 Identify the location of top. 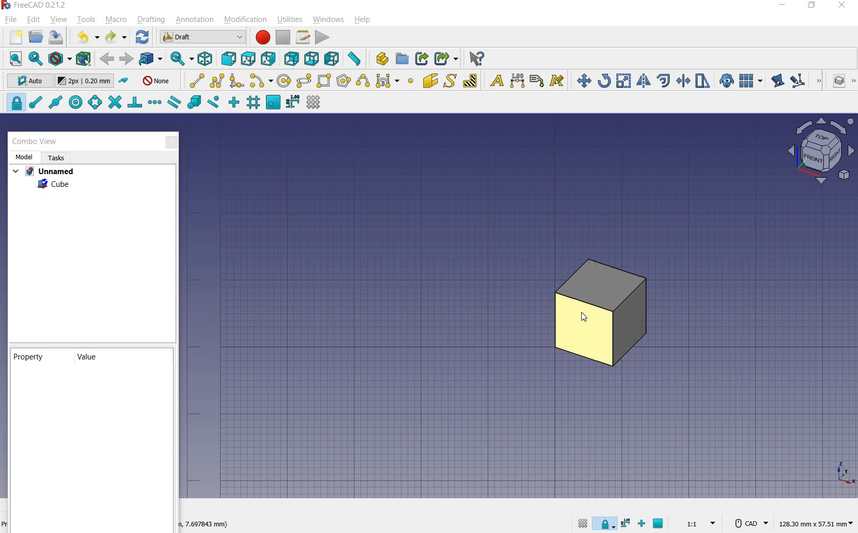
(250, 58).